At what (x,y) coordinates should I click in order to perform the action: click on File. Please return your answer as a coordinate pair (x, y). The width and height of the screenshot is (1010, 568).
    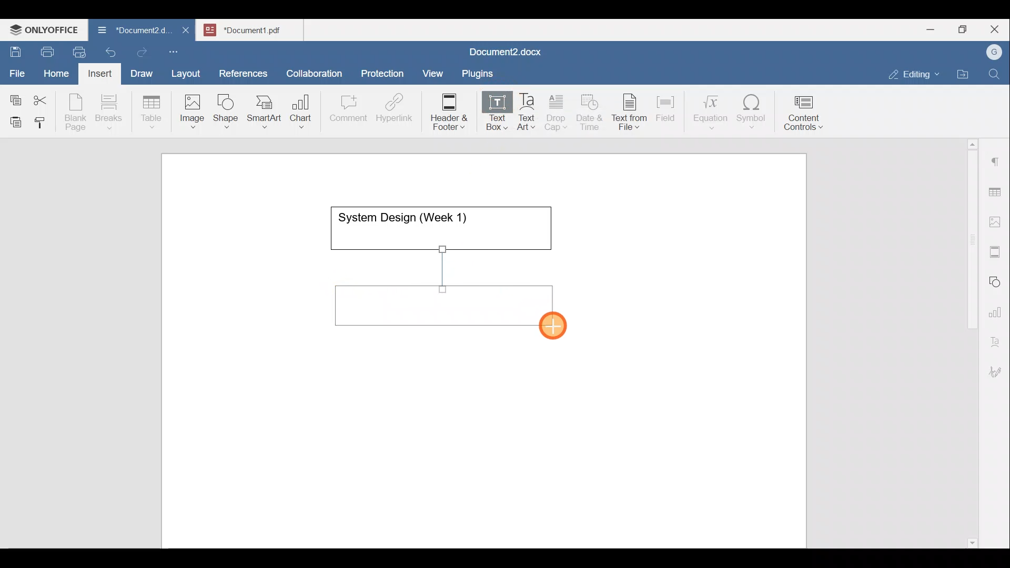
    Looking at the image, I should click on (18, 70).